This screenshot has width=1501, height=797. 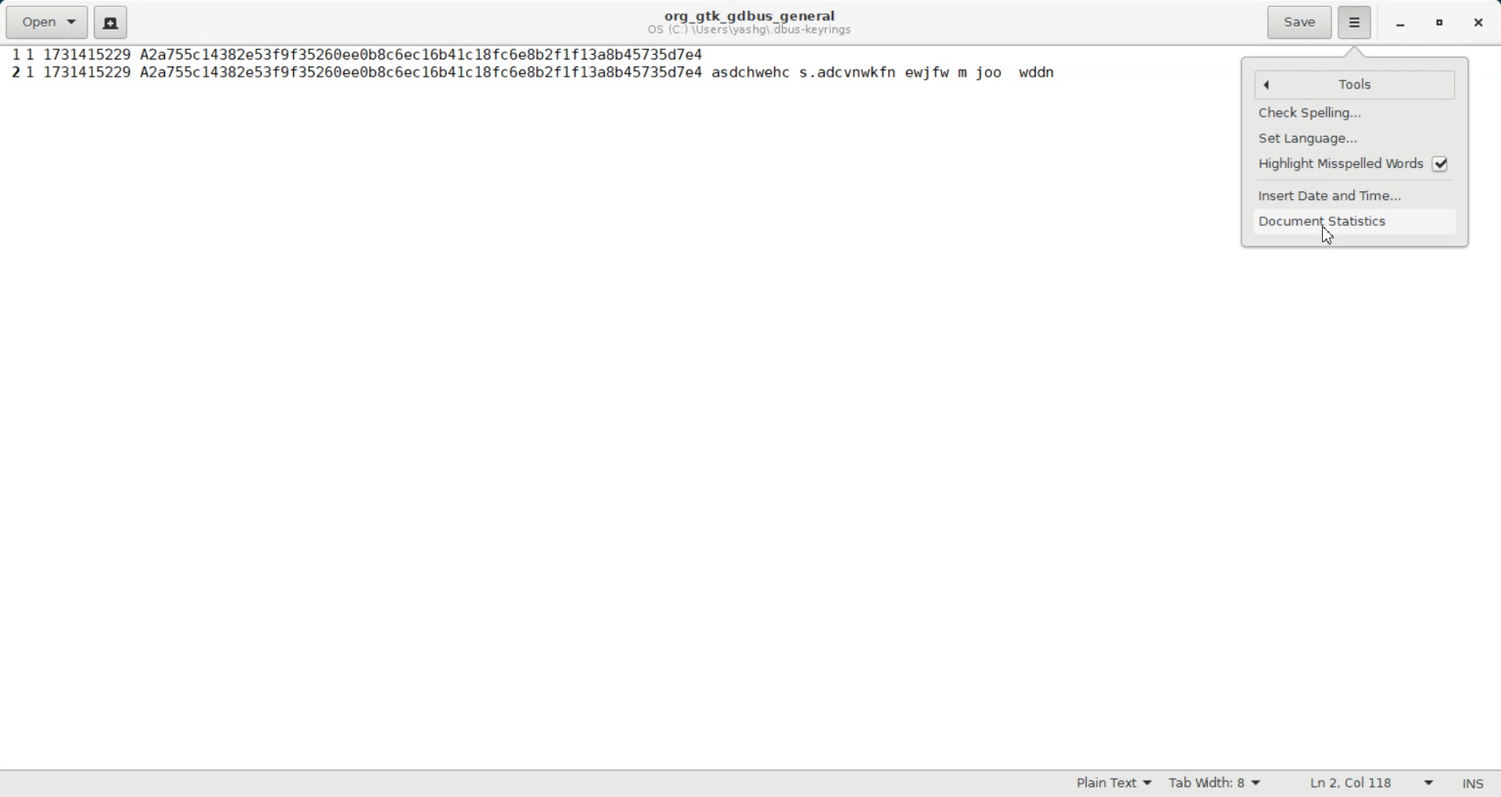 I want to click on Check Spelling, so click(x=1355, y=113).